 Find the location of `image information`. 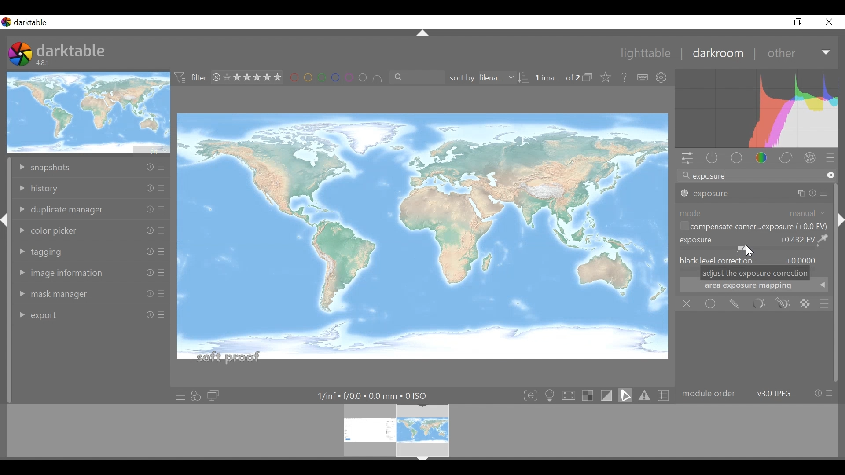

image information is located at coordinates (61, 274).